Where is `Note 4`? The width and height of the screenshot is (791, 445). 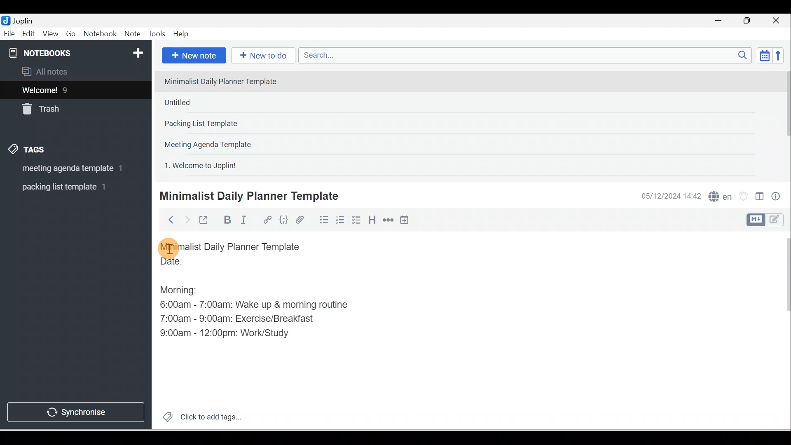 Note 4 is located at coordinates (219, 143).